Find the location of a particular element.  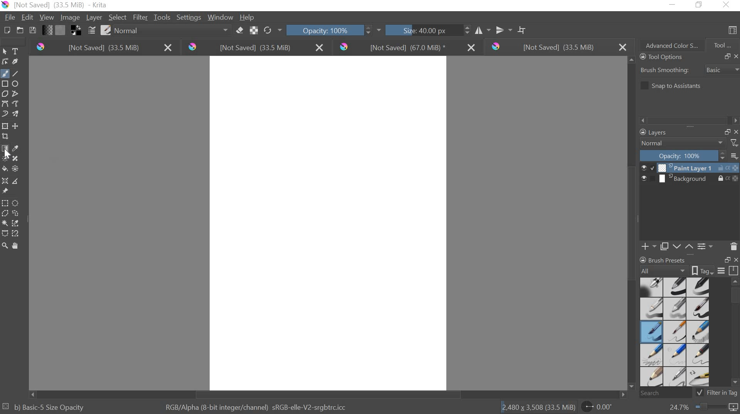

freehand is located at coordinates (5, 74).